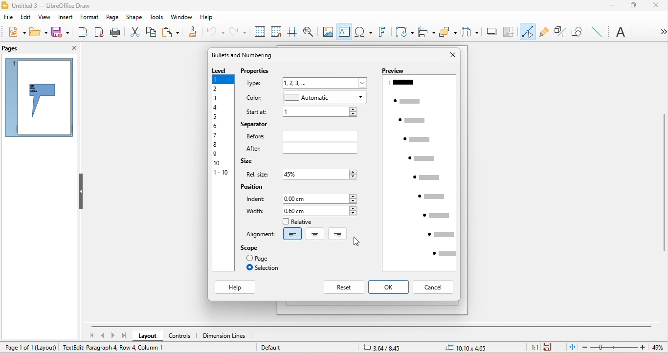  Describe the element at coordinates (664, 184) in the screenshot. I see `vertical scroll bar` at that location.